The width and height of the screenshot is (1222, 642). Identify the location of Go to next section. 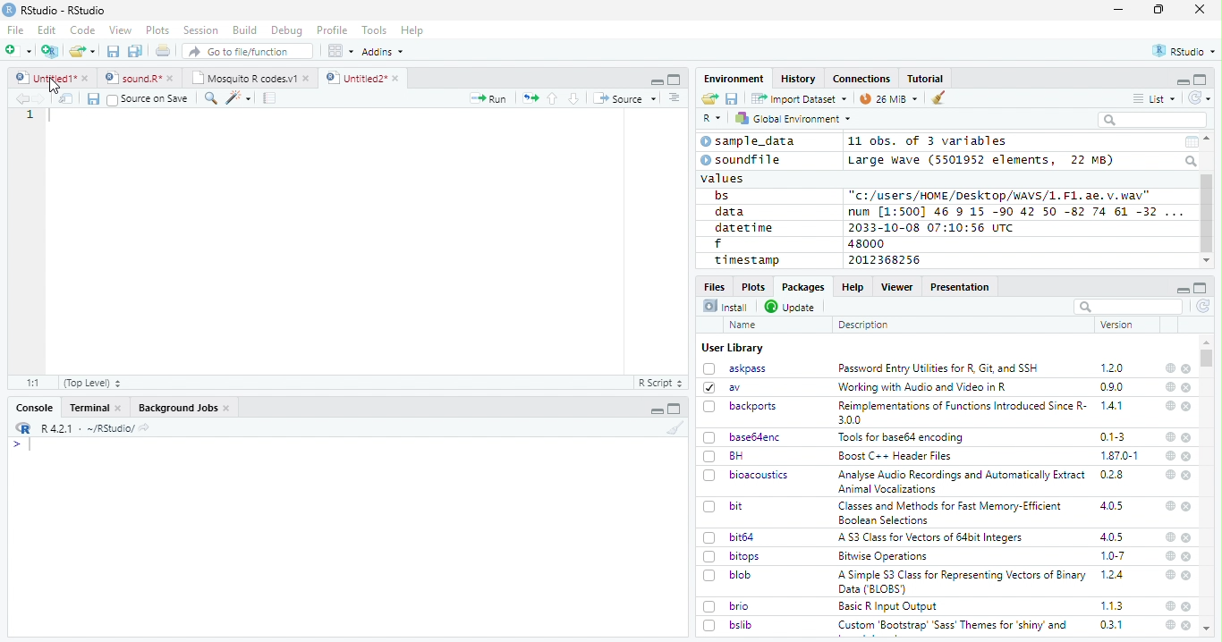
(576, 98).